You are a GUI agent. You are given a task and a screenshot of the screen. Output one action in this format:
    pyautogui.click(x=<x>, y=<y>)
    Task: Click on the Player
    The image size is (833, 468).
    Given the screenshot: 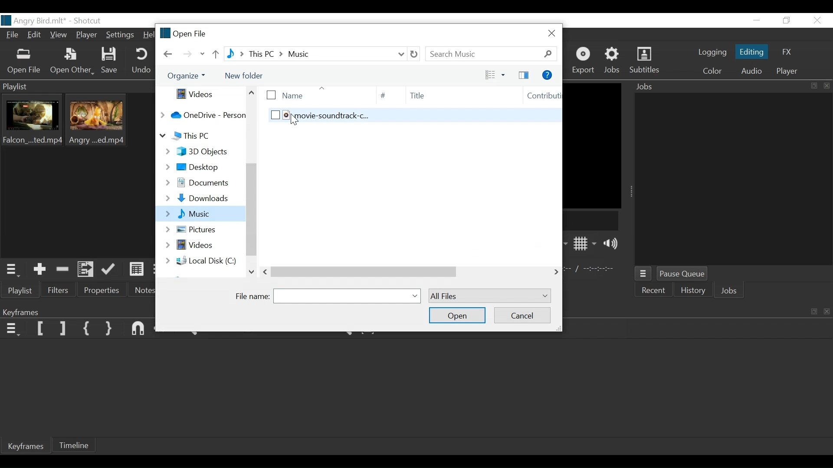 What is the action you would take?
    pyautogui.click(x=785, y=72)
    